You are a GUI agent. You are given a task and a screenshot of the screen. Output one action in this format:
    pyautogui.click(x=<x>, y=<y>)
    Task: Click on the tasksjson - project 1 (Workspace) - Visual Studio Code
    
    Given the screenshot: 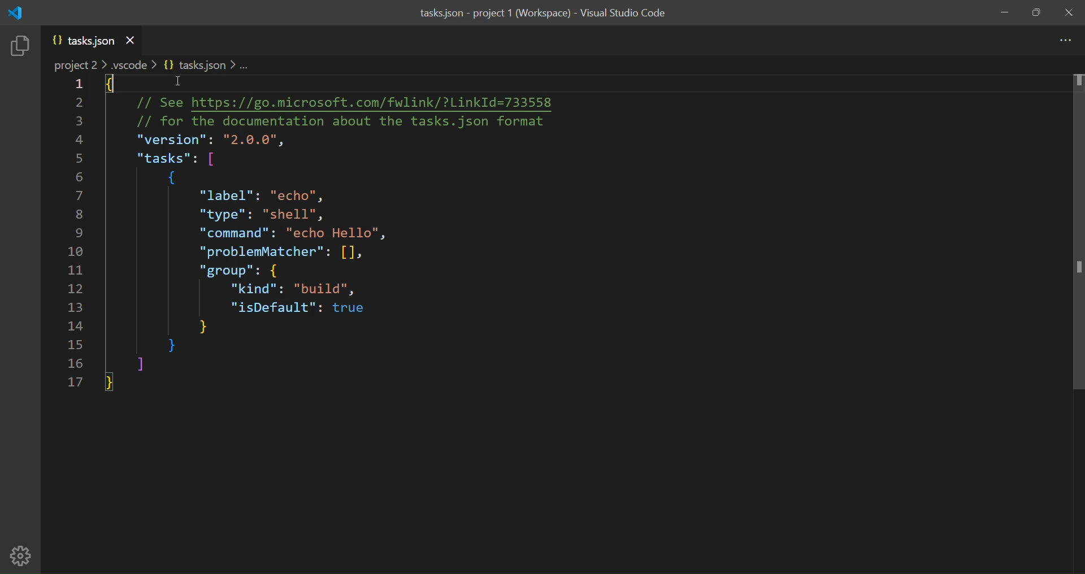 What is the action you would take?
    pyautogui.click(x=543, y=16)
    